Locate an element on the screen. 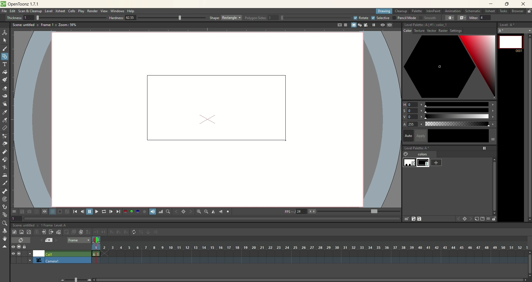 This screenshot has width=532, height=282. view is located at coordinates (12, 254).